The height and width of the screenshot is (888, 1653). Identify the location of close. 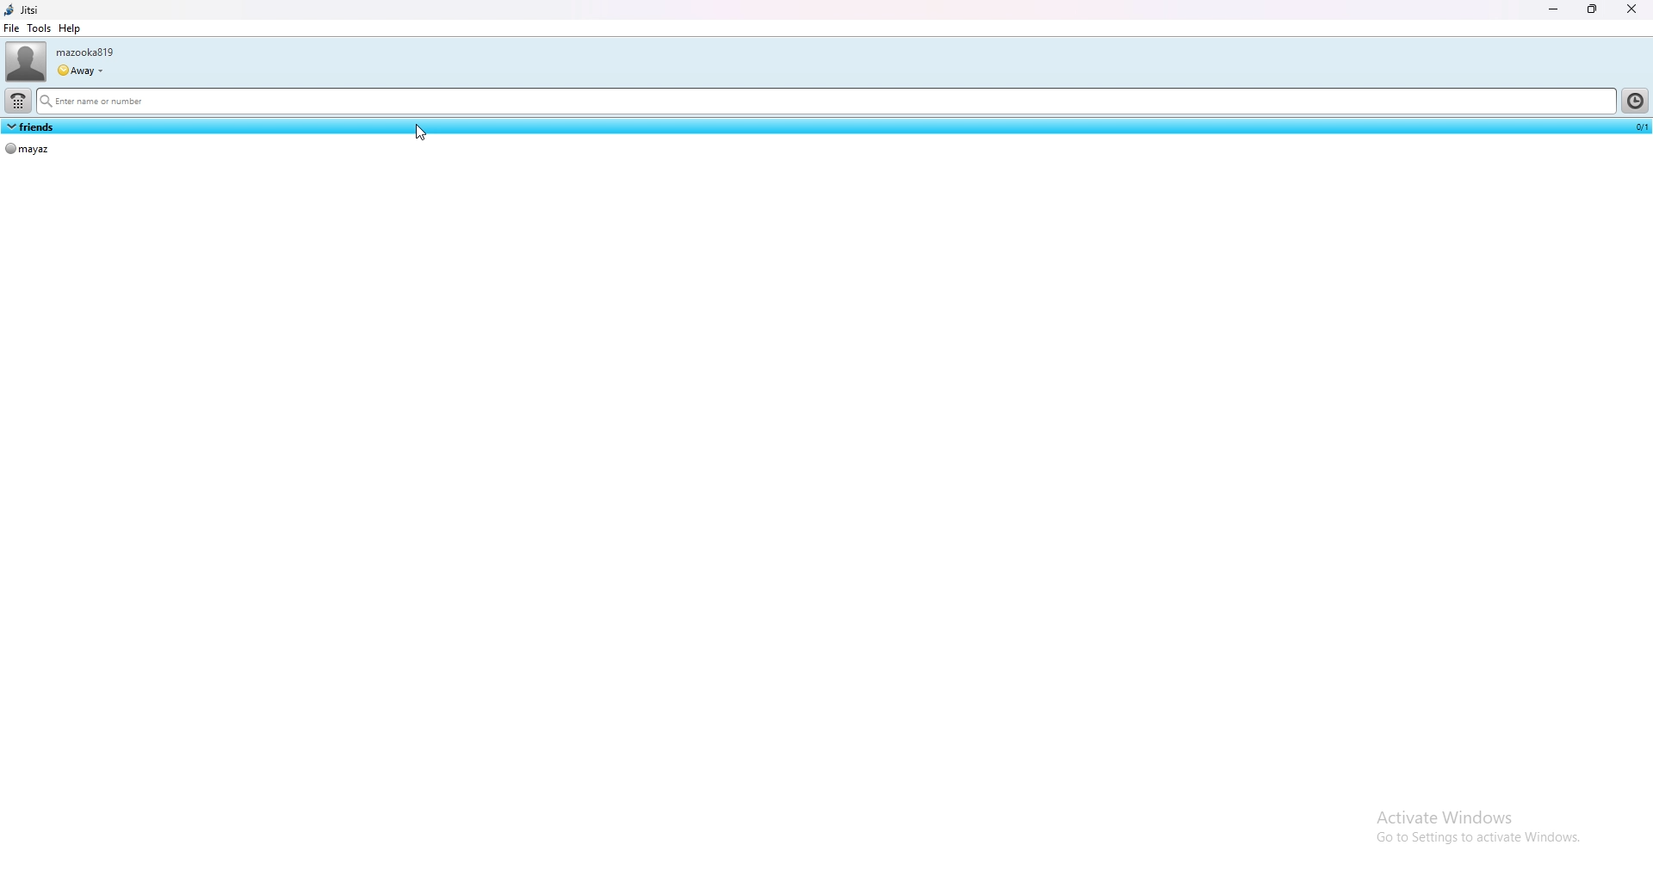
(1630, 9).